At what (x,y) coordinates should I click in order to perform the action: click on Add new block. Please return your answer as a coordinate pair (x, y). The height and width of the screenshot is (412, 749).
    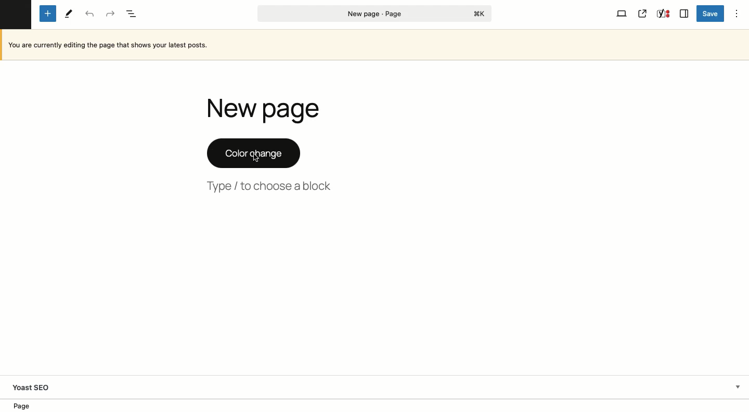
    Looking at the image, I should click on (49, 14).